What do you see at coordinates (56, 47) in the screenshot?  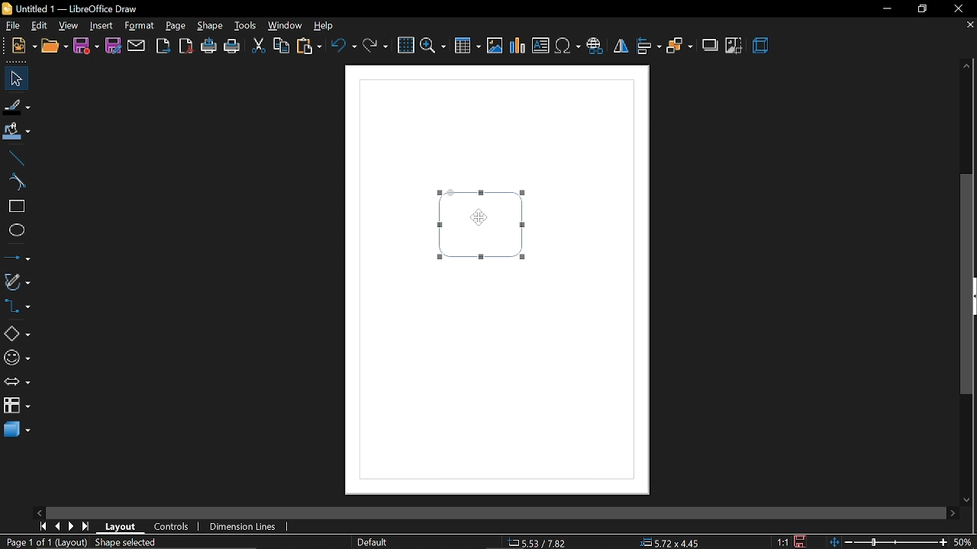 I see `open` at bounding box center [56, 47].